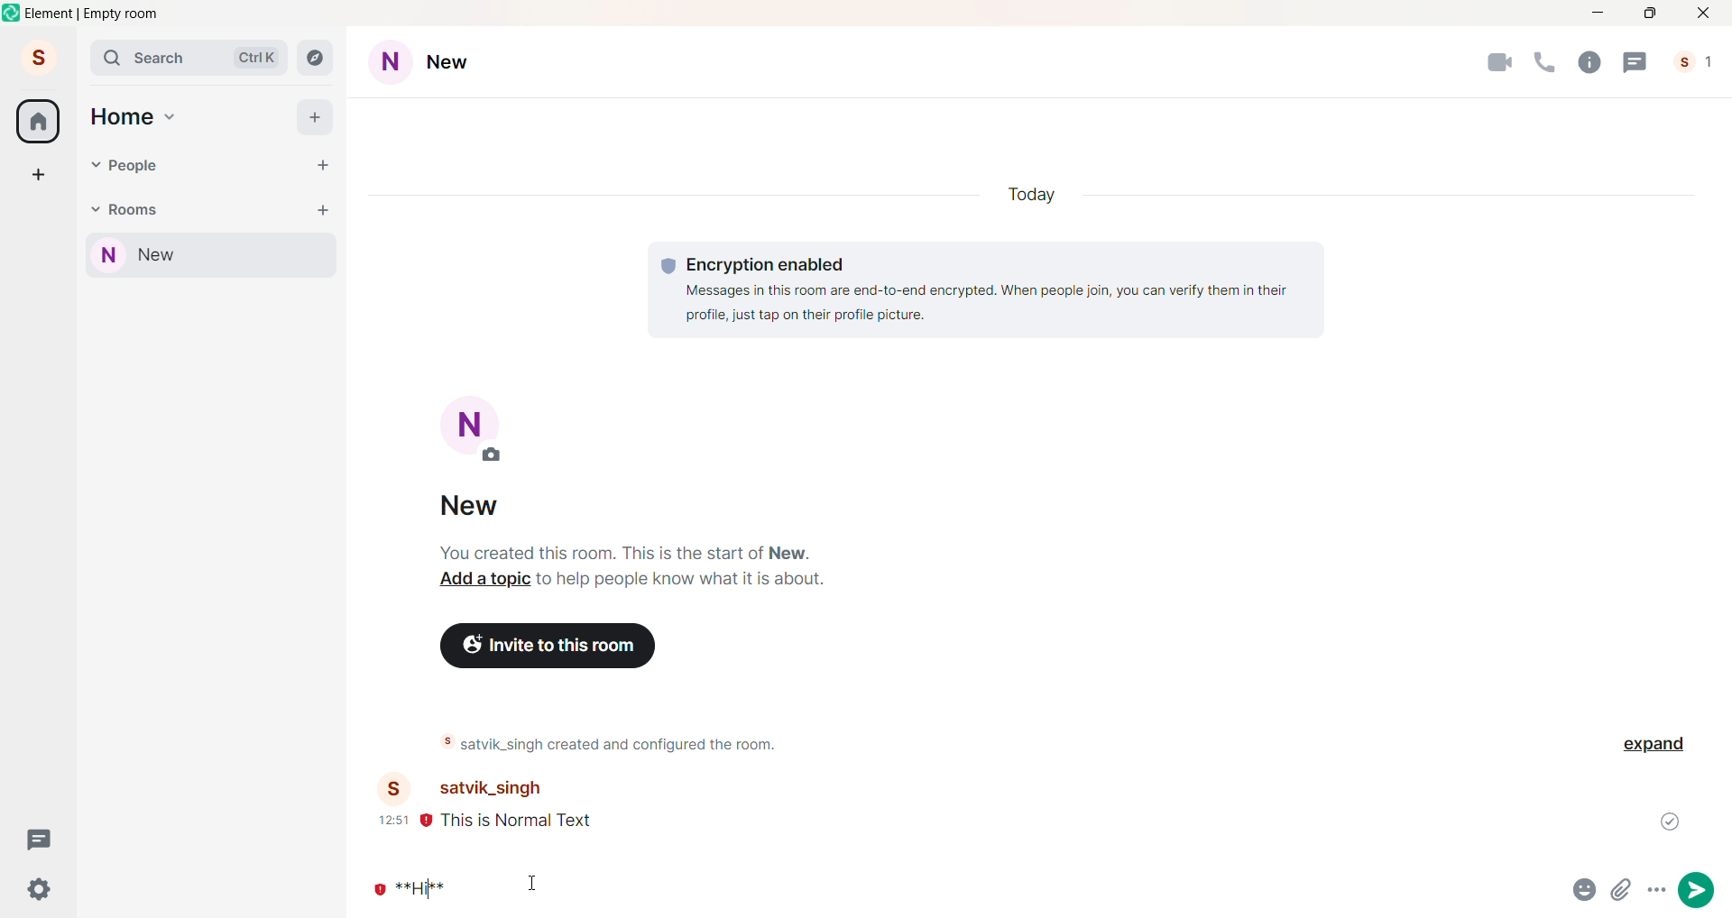  I want to click on Threads, so click(41, 839).